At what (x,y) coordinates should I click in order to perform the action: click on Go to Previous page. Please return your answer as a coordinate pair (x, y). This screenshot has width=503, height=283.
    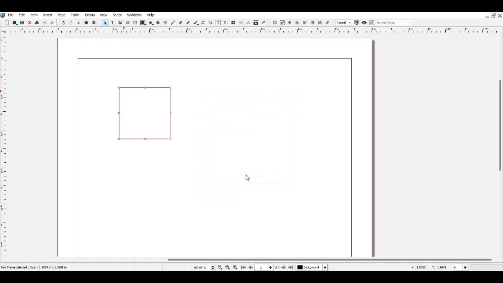
    Looking at the image, I should click on (251, 267).